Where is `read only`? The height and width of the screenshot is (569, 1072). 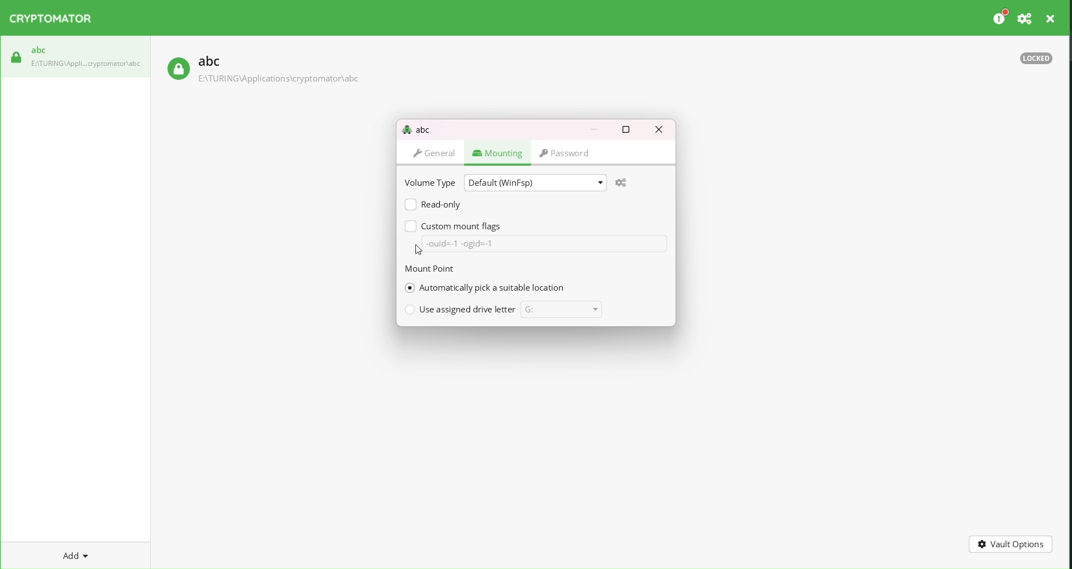
read only is located at coordinates (432, 205).